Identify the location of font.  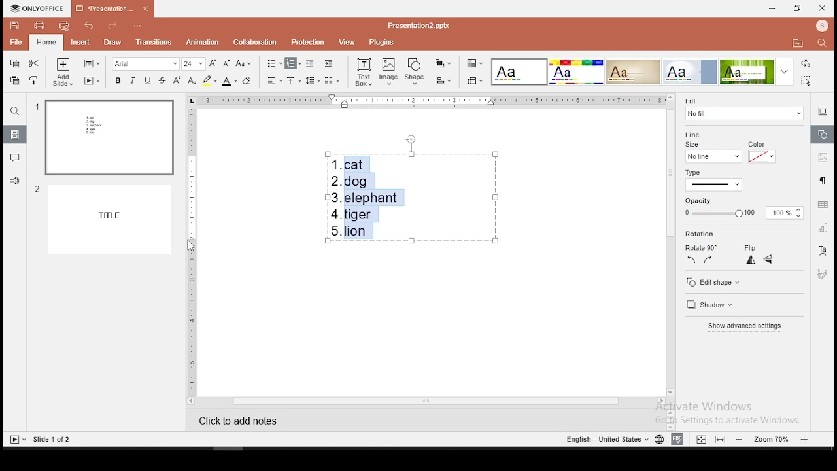
(144, 63).